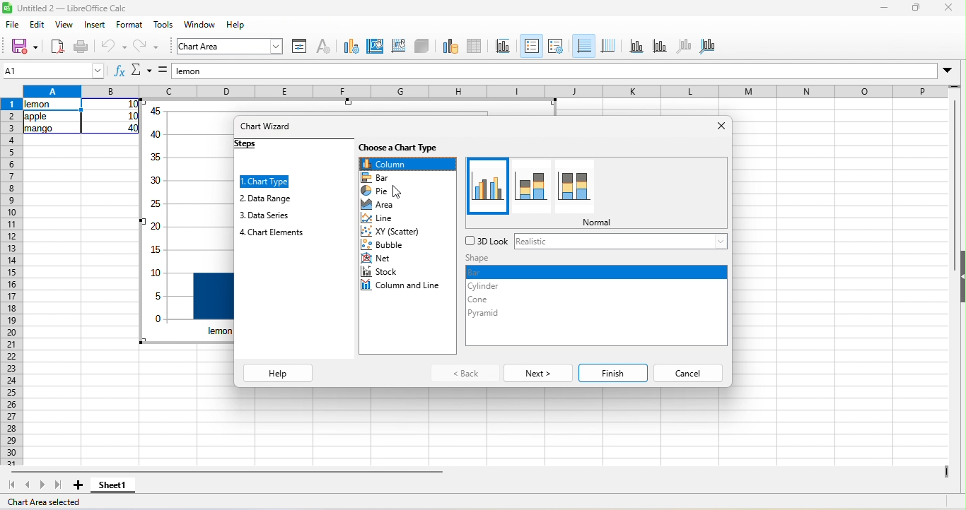 The image size is (966, 510). Describe the element at coordinates (407, 164) in the screenshot. I see `column` at that location.